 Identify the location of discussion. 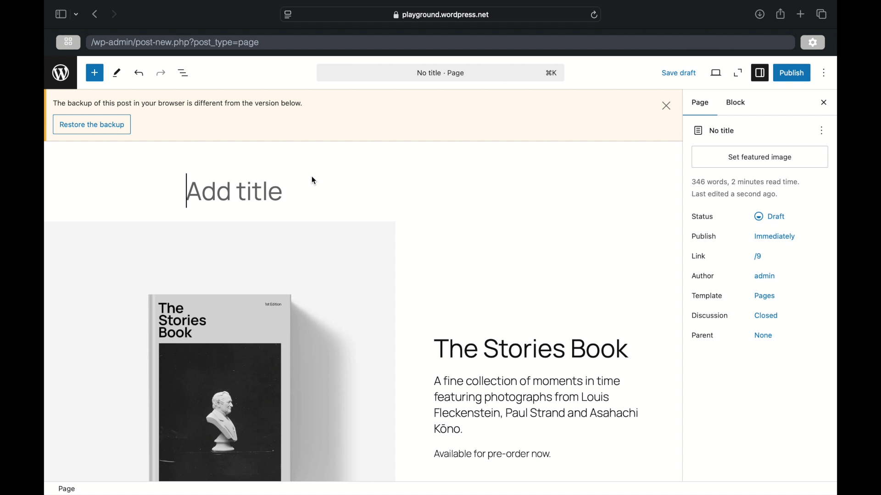
(710, 315).